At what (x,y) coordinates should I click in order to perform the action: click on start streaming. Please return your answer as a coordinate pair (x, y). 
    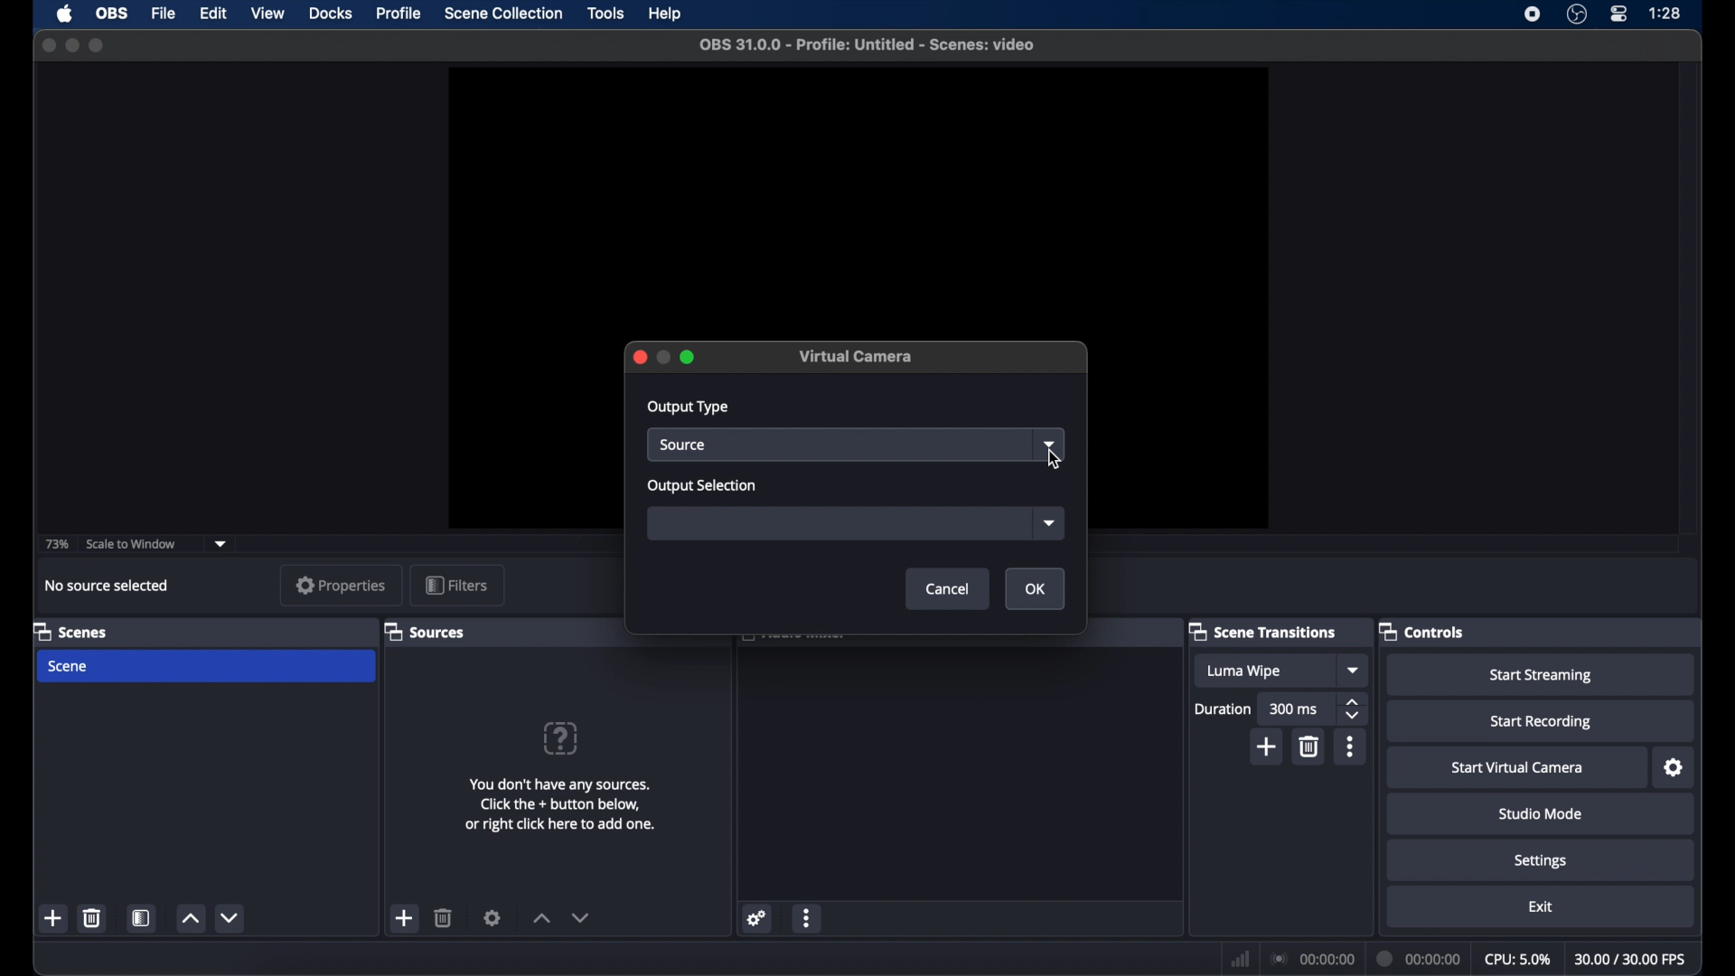
    Looking at the image, I should click on (1541, 674).